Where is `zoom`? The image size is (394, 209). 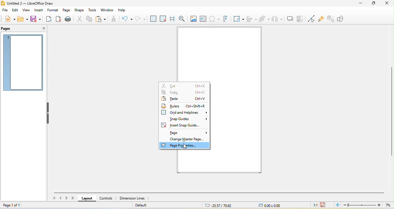
zoom is located at coordinates (368, 205).